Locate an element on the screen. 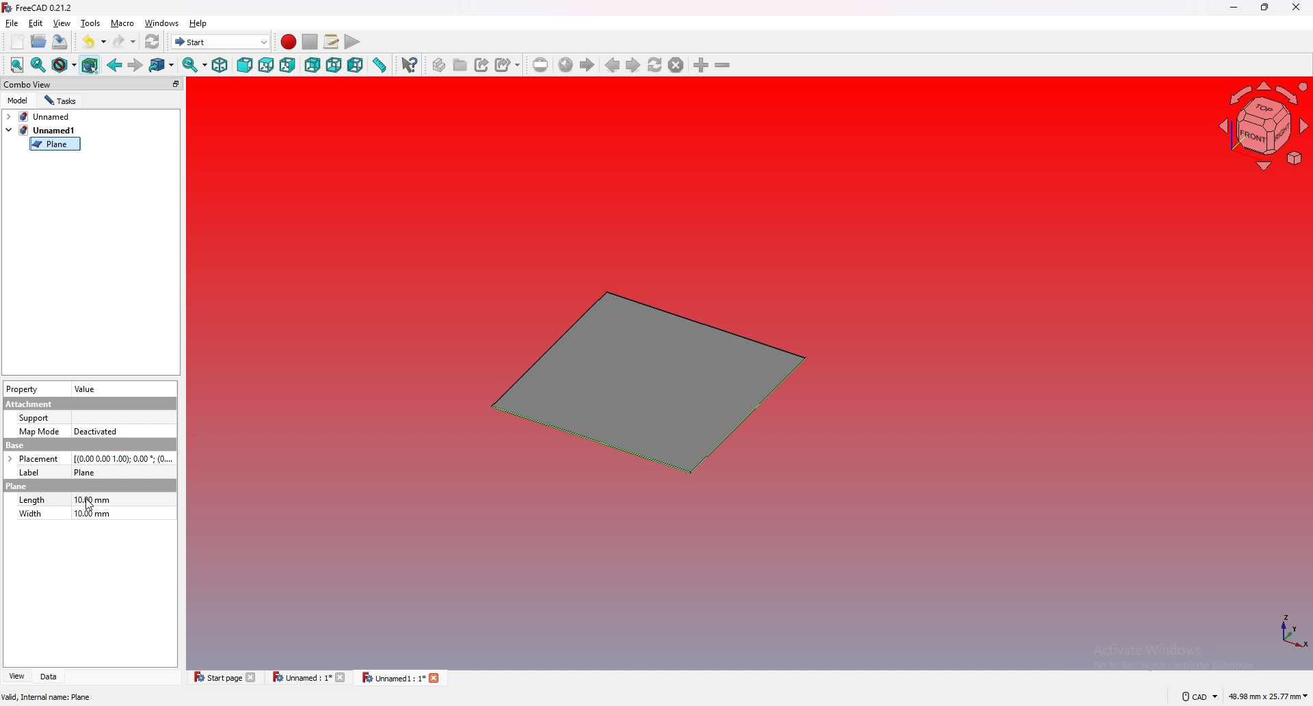  cad navigation is located at coordinates (1199, 696).